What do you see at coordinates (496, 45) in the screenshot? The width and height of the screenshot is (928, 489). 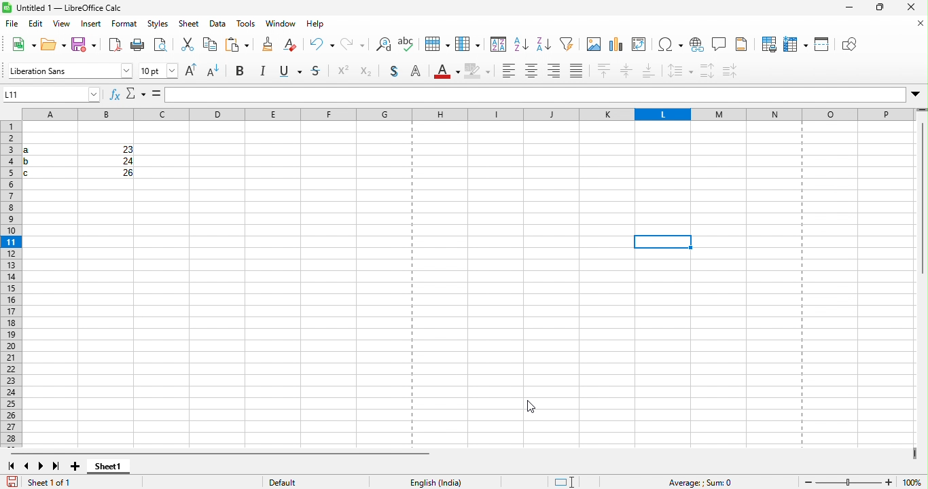 I see `sort ascending` at bounding box center [496, 45].